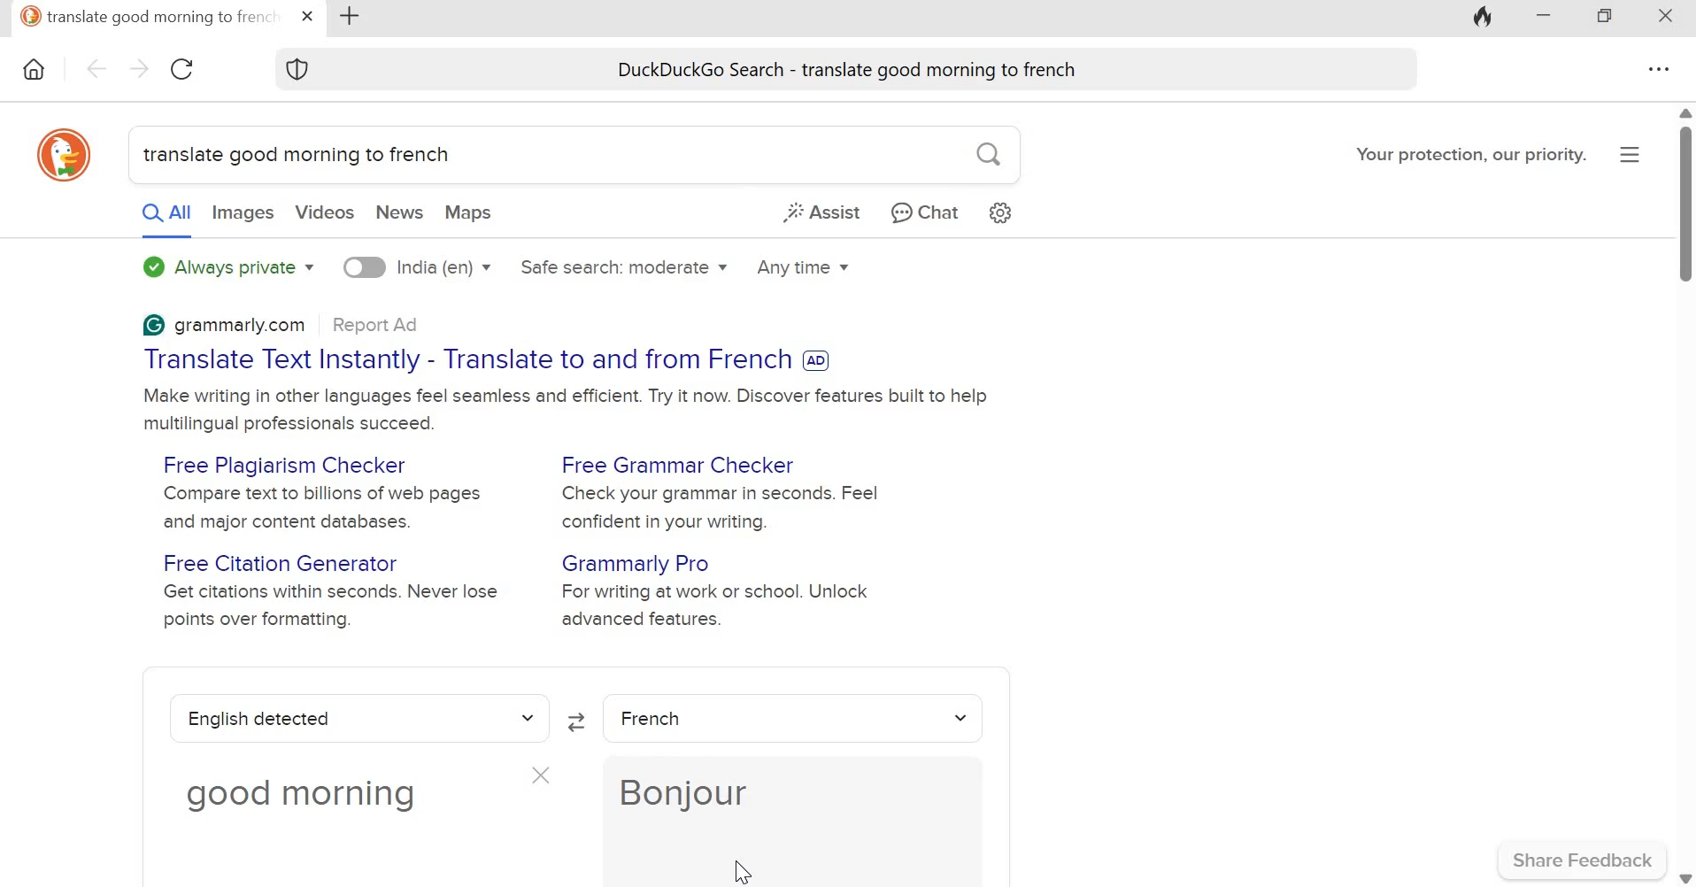 This screenshot has width=1696, height=887. What do you see at coordinates (398, 213) in the screenshot?
I see `News` at bounding box center [398, 213].